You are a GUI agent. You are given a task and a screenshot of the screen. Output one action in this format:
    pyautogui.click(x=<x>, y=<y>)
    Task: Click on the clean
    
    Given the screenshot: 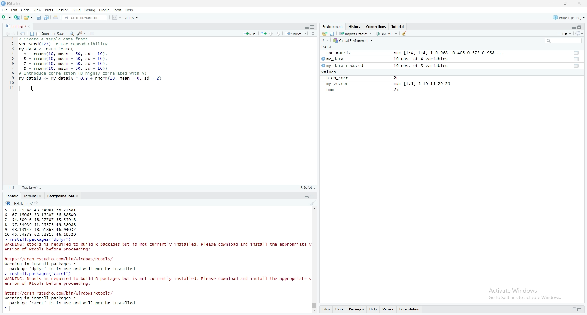 What is the action you would take?
    pyautogui.click(x=405, y=33)
    